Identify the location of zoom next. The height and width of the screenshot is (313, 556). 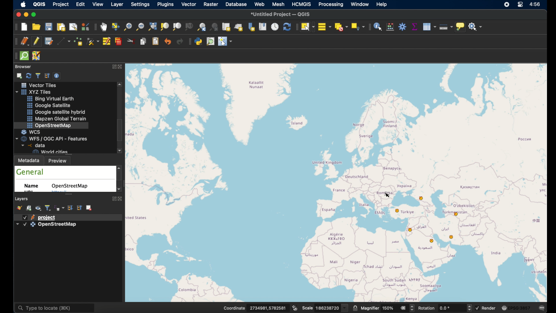
(215, 27).